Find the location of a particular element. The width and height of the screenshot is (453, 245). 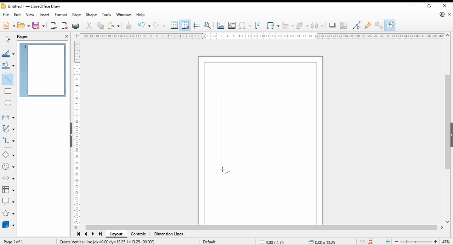

insert special characters is located at coordinates (245, 25).